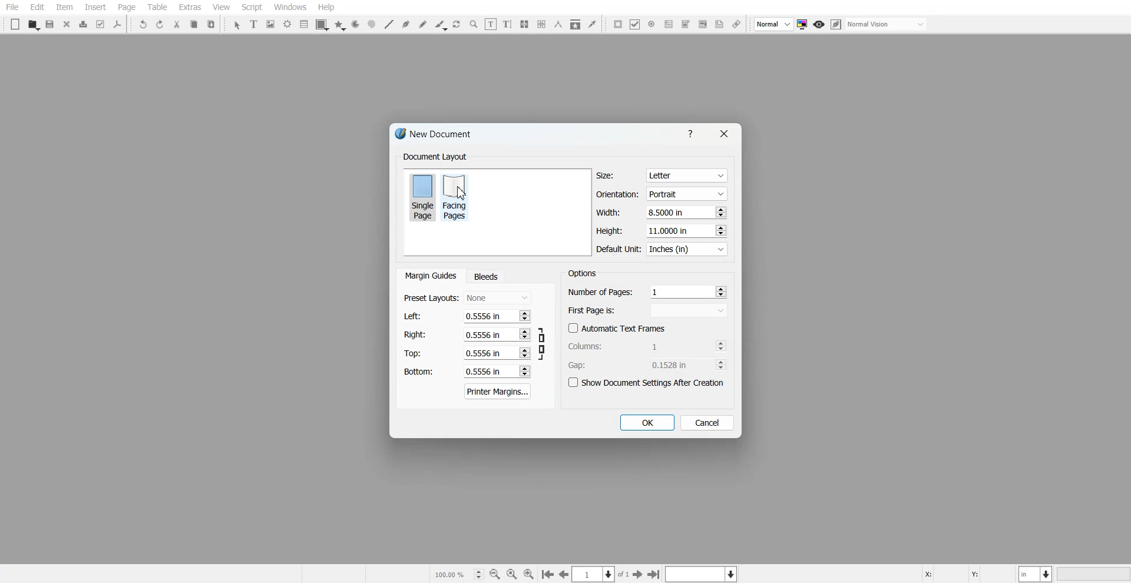 The image size is (1131, 583). What do you see at coordinates (663, 250) in the screenshot?
I see `Default Unit in Inches` at bounding box center [663, 250].